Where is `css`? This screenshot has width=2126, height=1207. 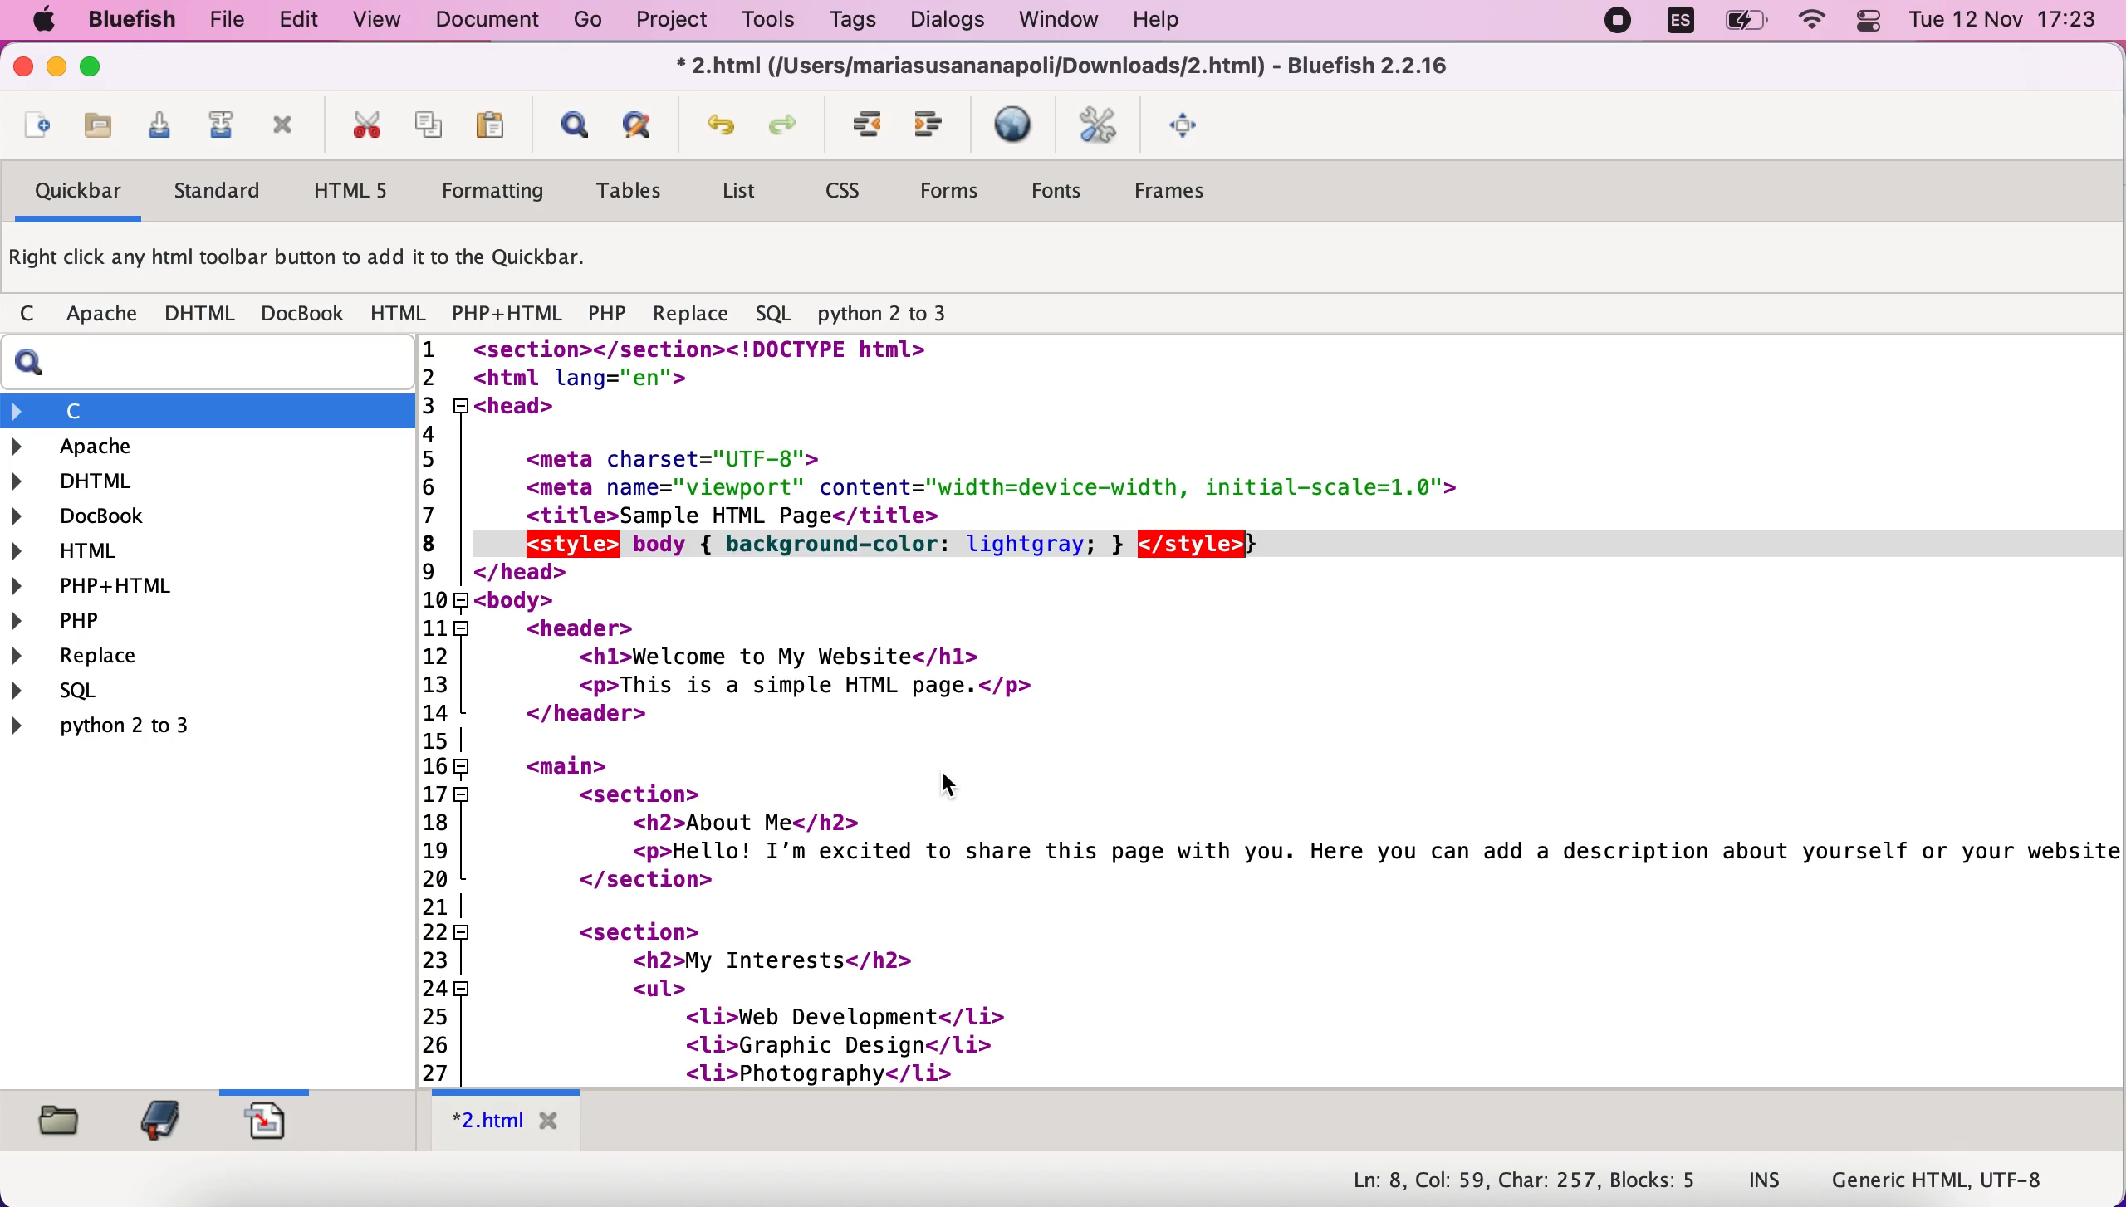
css is located at coordinates (855, 188).